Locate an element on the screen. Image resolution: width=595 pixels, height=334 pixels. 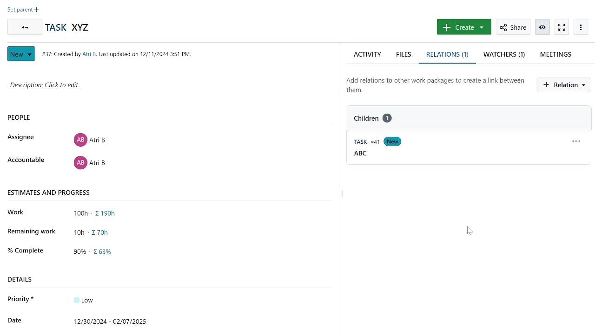
remaining work is located at coordinates (32, 231).